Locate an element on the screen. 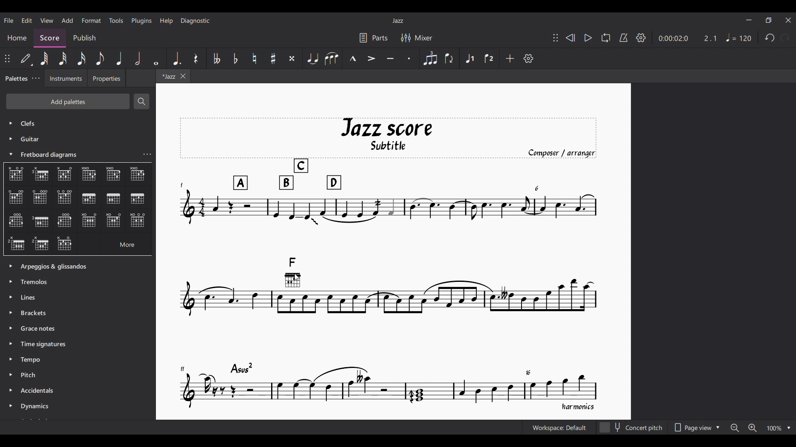 The image size is (796, 447). Chart 2 is located at coordinates (43, 175).